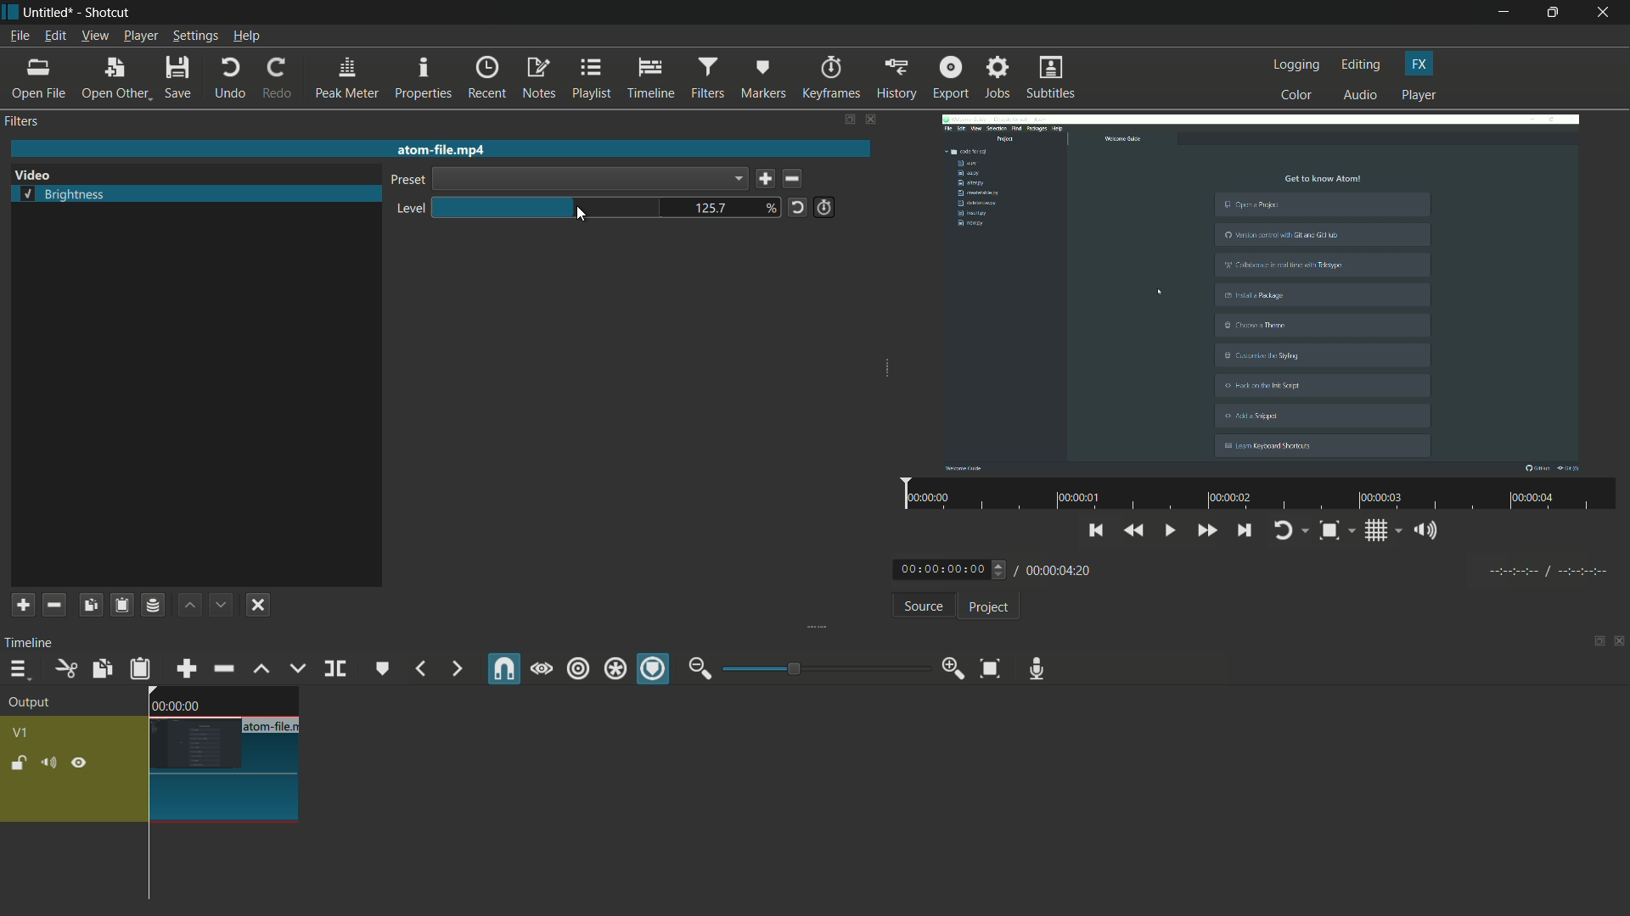 This screenshot has width=1630, height=916. What do you see at coordinates (223, 669) in the screenshot?
I see `ripple delete` at bounding box center [223, 669].